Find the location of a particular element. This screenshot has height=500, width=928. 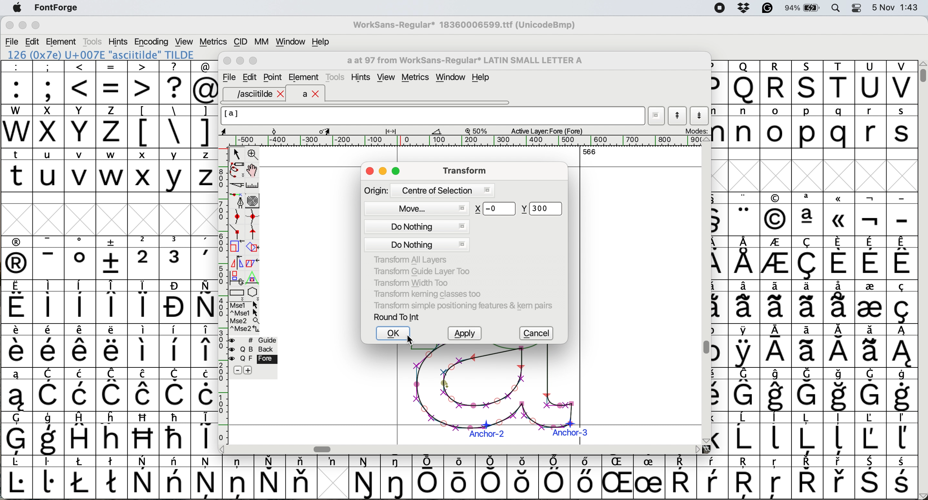

symbol is located at coordinates (584, 477).